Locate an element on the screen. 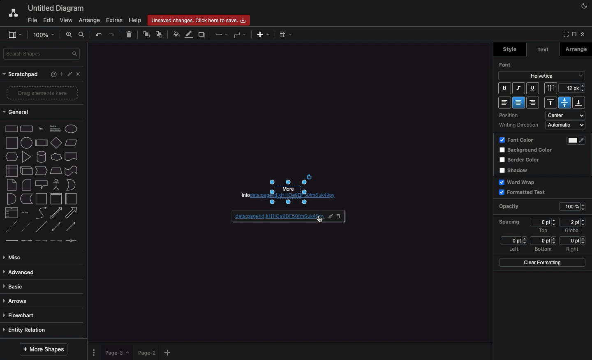 The width and height of the screenshot is (592, 360). connector with symbol is located at coordinates (72, 240).